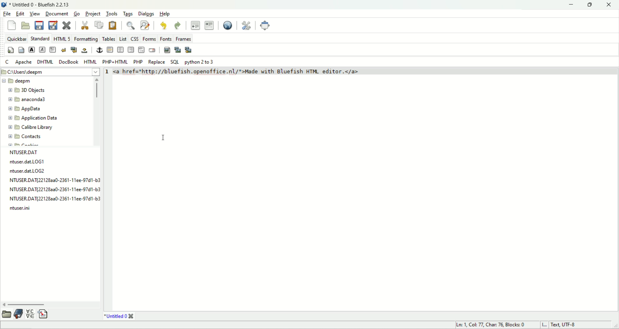 The height and width of the screenshot is (329, 619). I want to click on application, so click(35, 117).